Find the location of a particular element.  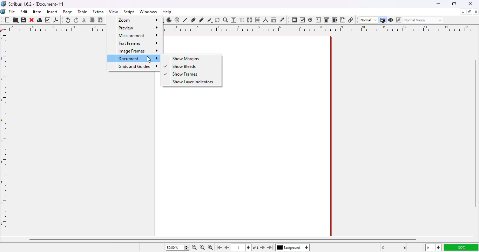

go to the first page is located at coordinates (220, 248).